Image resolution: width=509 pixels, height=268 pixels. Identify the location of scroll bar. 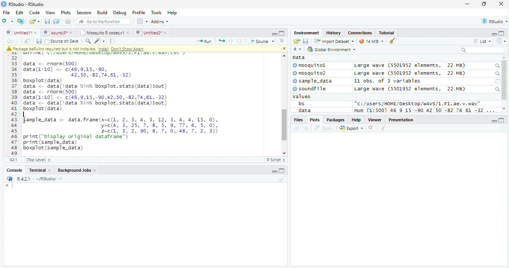
(284, 125).